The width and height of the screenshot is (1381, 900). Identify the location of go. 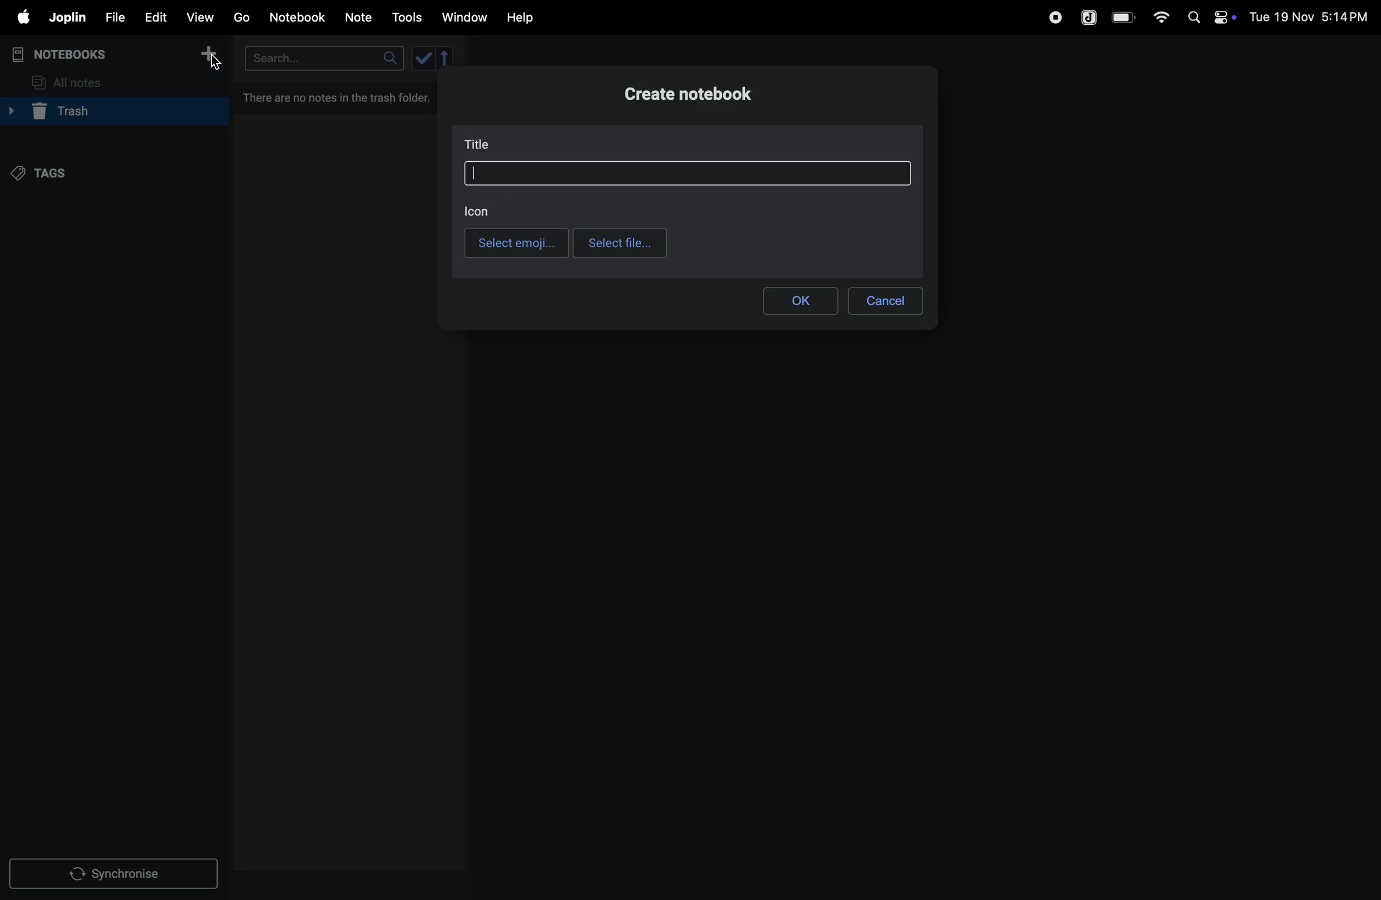
(241, 16).